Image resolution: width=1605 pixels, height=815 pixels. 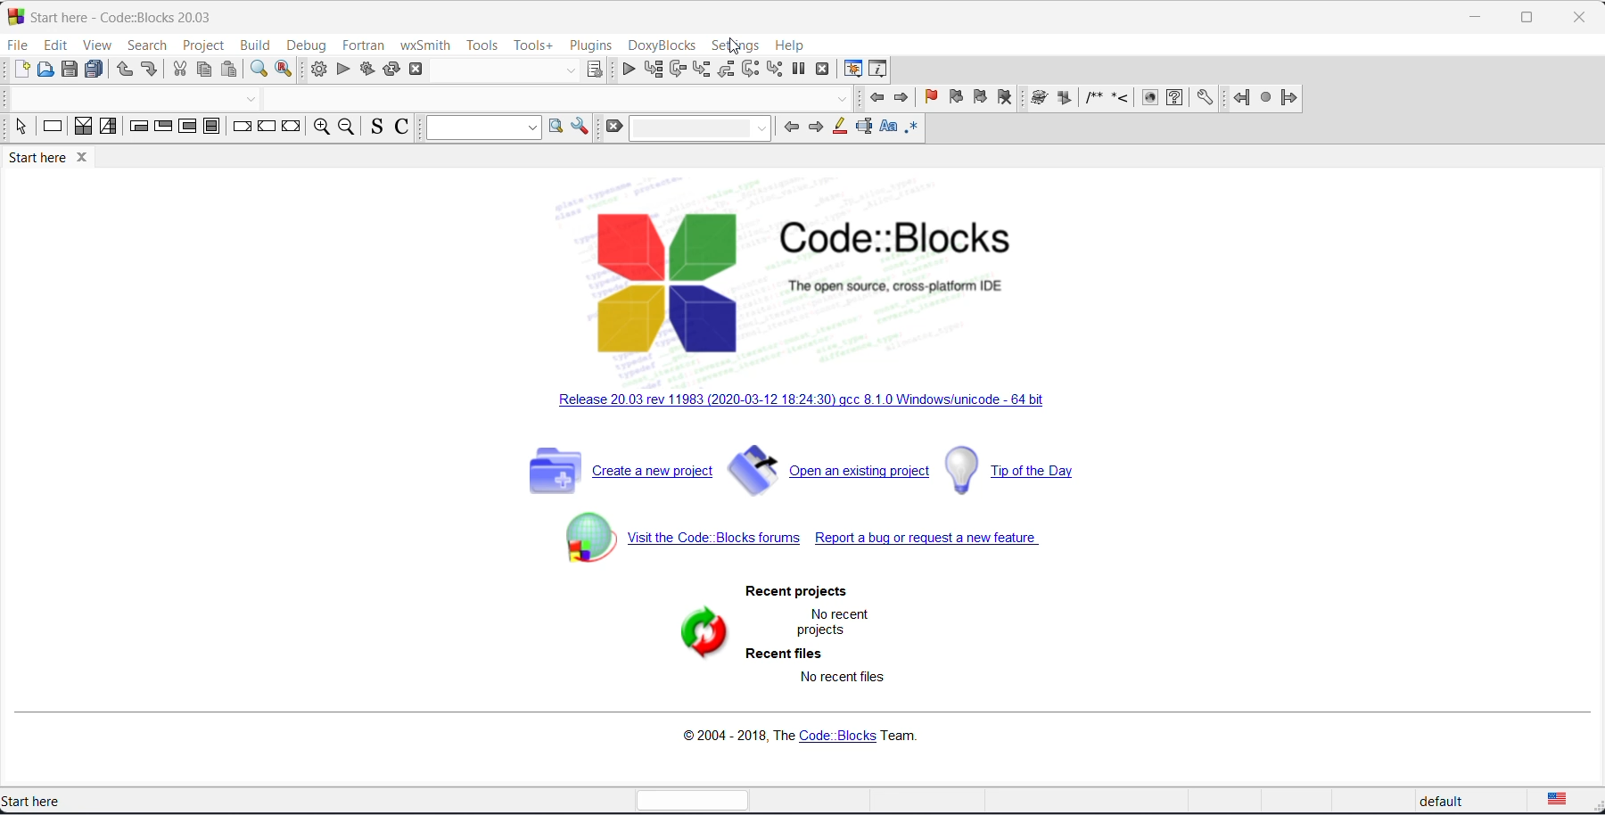 What do you see at coordinates (259, 70) in the screenshot?
I see `find` at bounding box center [259, 70].